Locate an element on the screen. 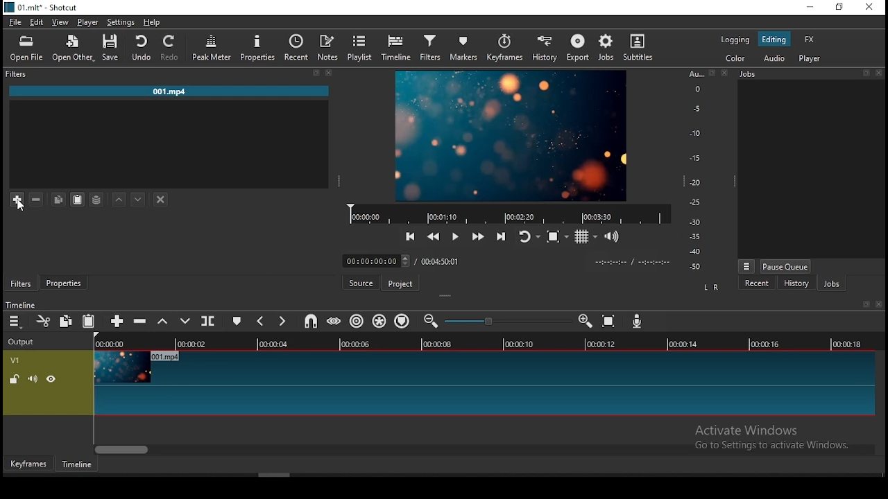  zoom timeline is located at coordinates (582, 321).